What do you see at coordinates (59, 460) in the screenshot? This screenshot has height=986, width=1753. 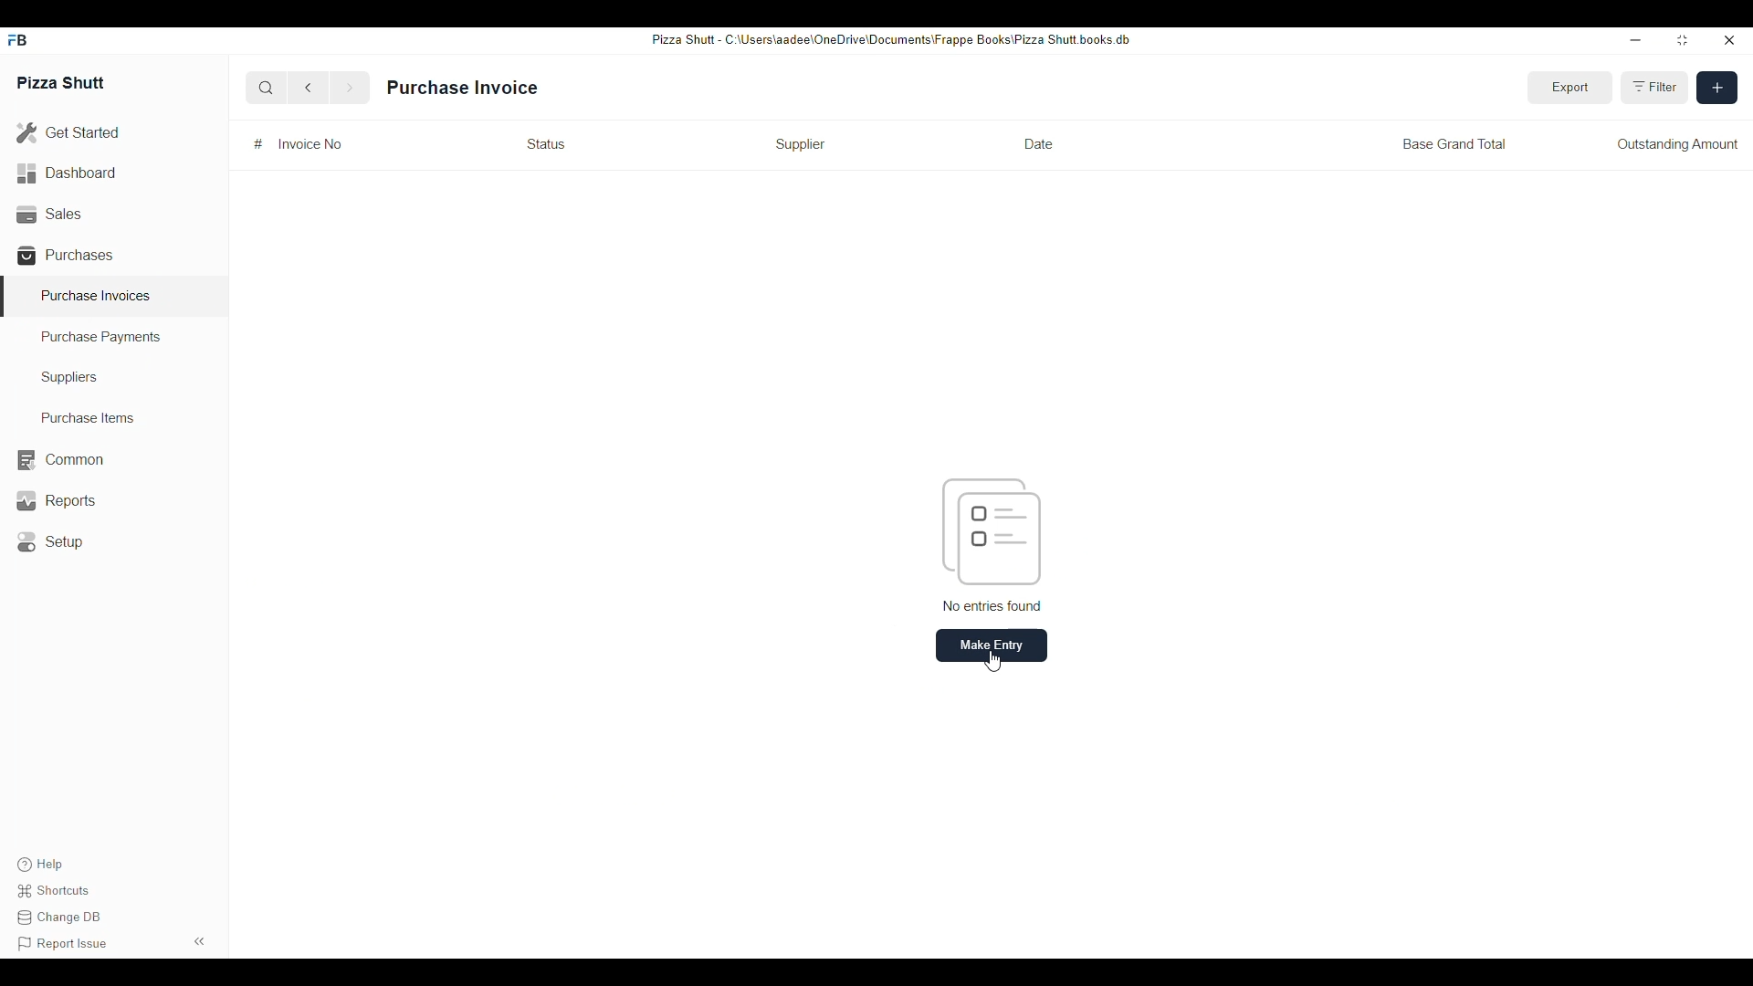 I see `Common` at bounding box center [59, 460].